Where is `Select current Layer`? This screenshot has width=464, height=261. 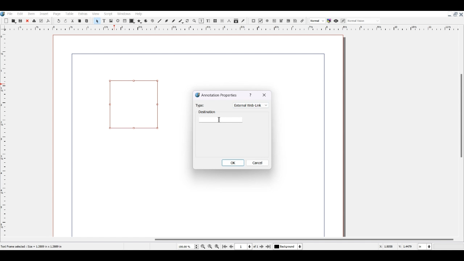
Select current Layer is located at coordinates (289, 247).